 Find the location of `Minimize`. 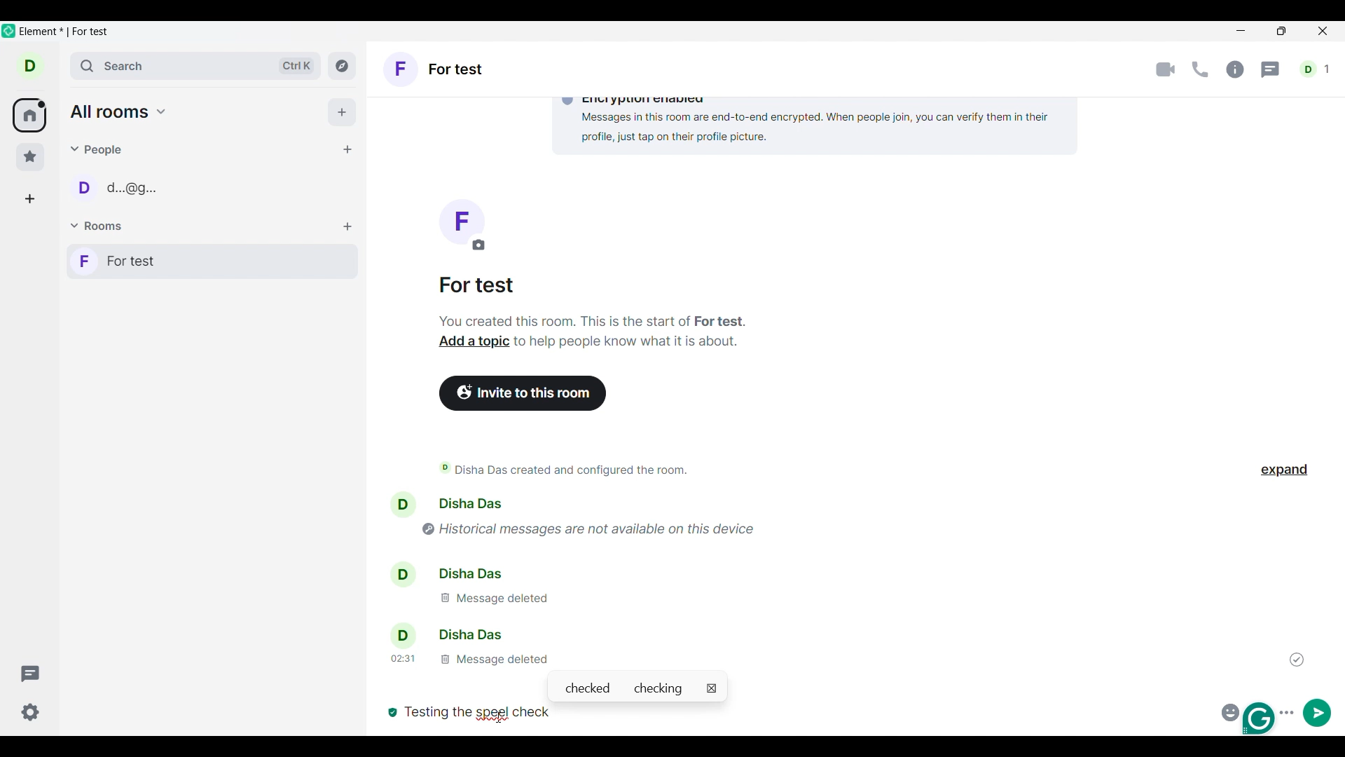

Minimize is located at coordinates (1241, 31).